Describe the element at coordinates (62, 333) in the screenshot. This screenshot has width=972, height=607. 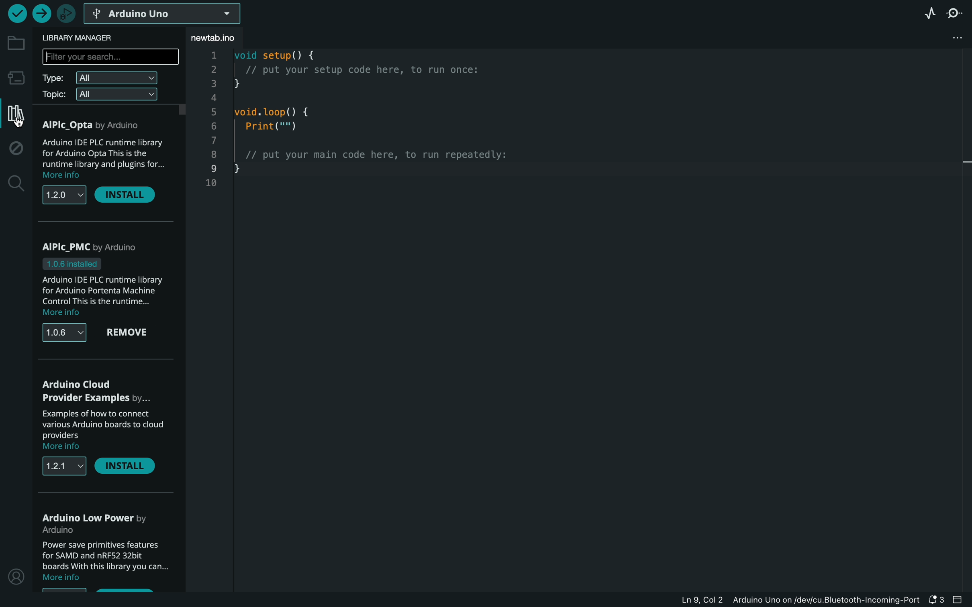
I see `versions` at that location.